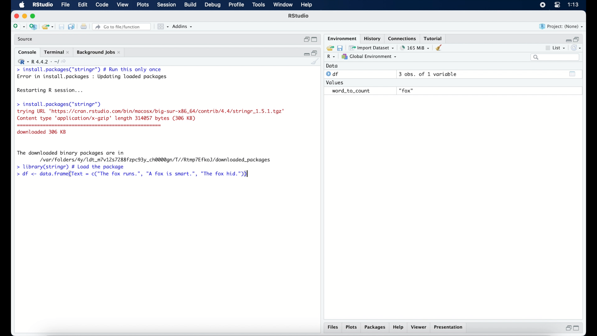 Image resolution: width=597 pixels, height=336 pixels. What do you see at coordinates (433, 38) in the screenshot?
I see `tutorial` at bounding box center [433, 38].